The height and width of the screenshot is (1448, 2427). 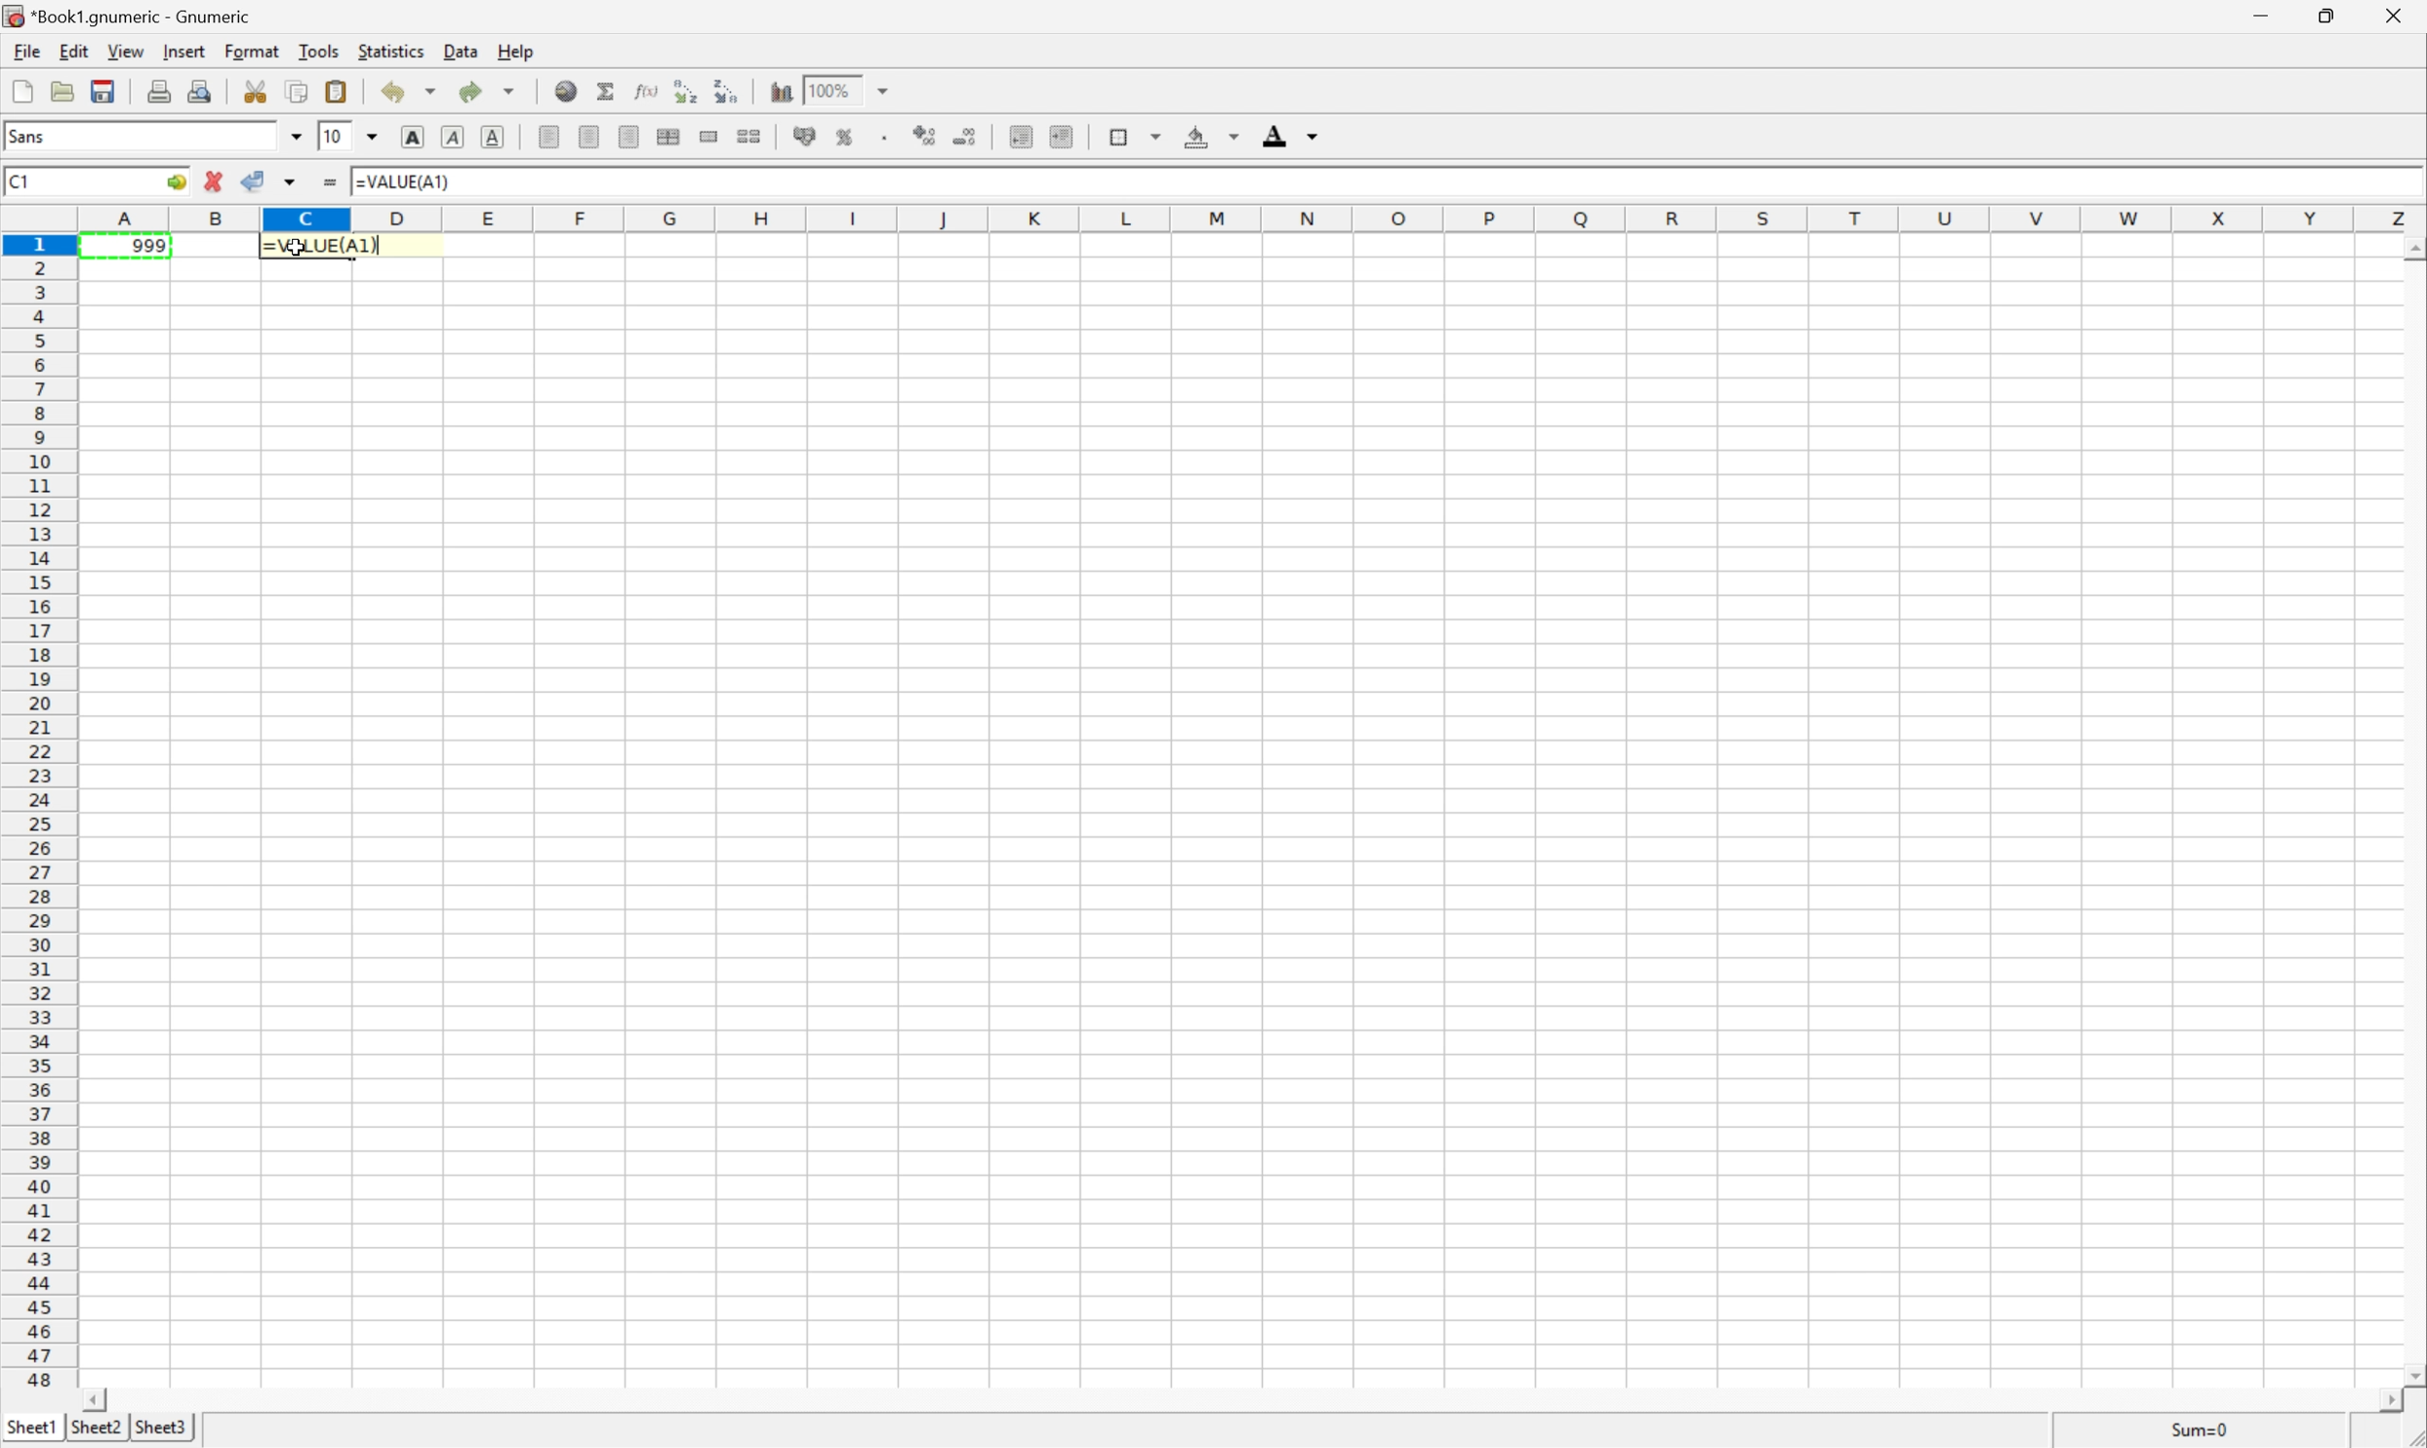 I want to click on italic, so click(x=451, y=135).